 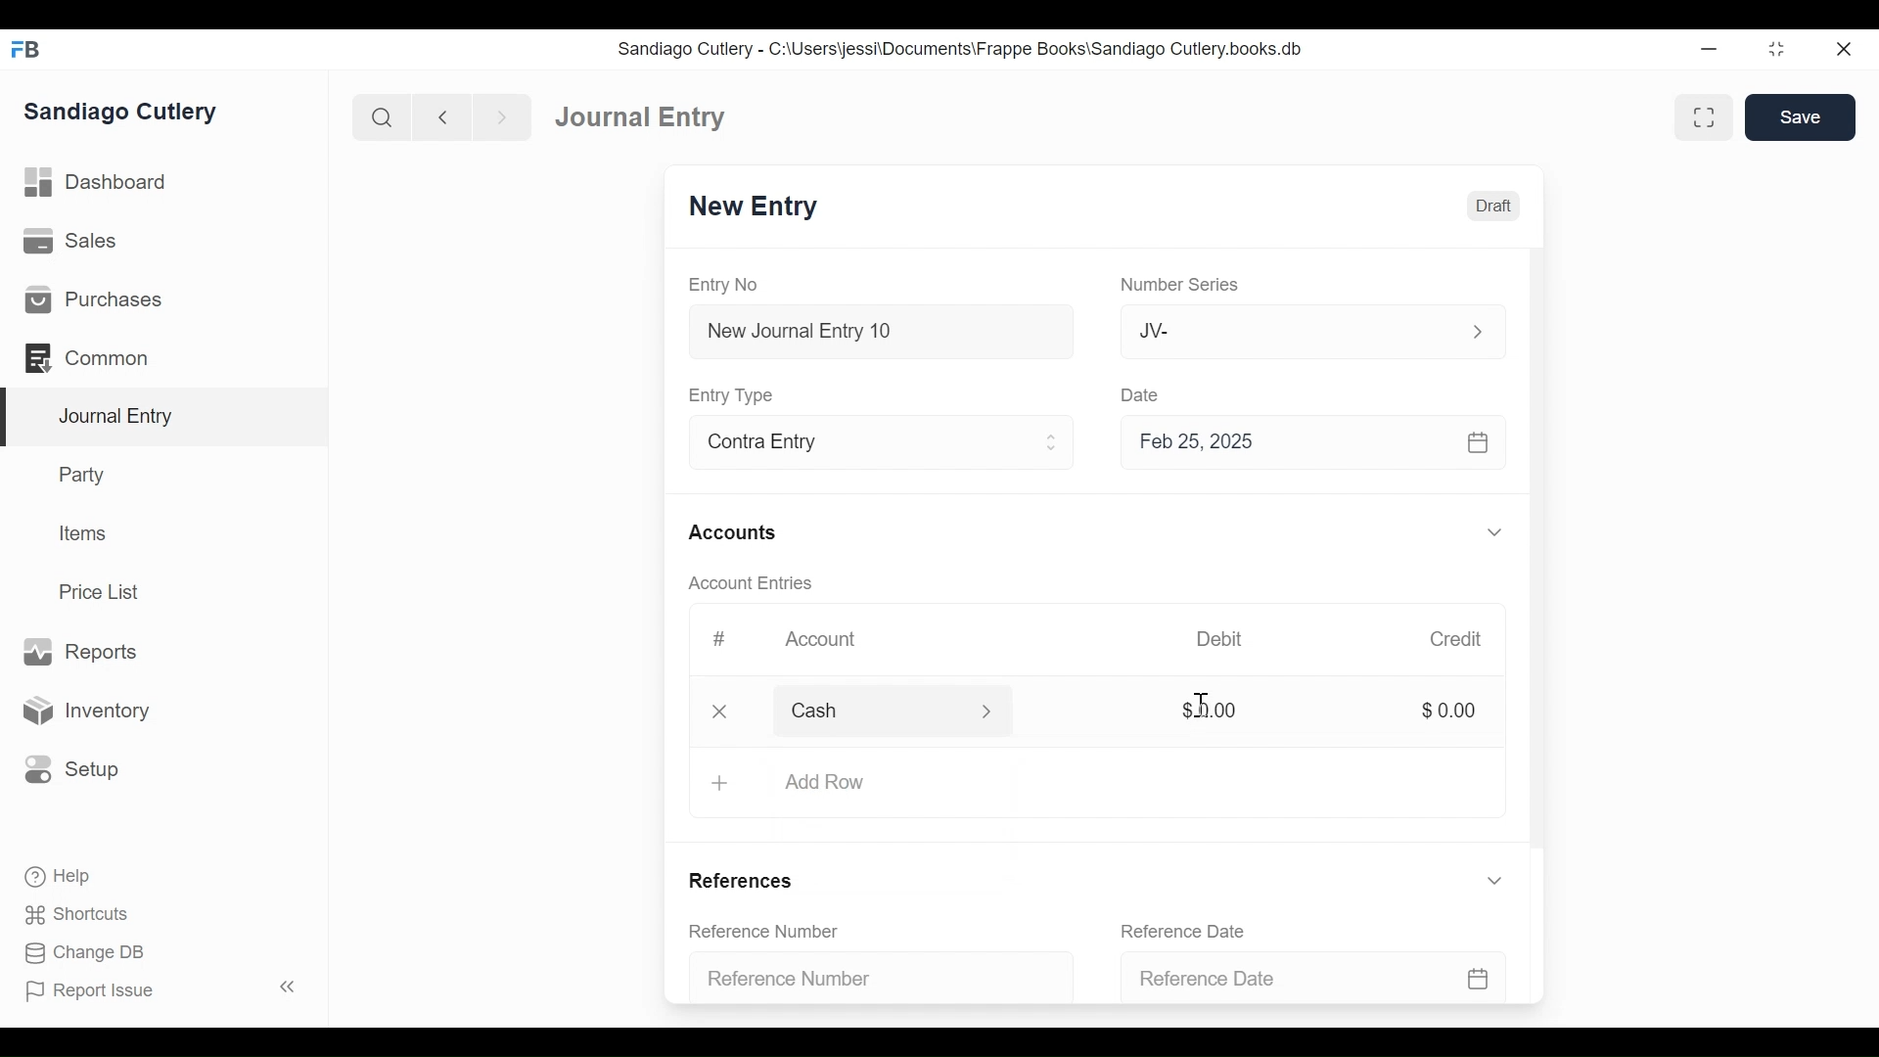 I want to click on Frappe Books Desktop icon, so click(x=24, y=49).